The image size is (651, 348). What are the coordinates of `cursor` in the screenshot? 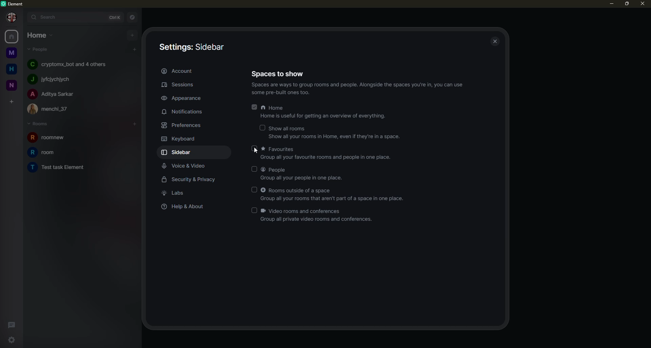 It's located at (254, 151).